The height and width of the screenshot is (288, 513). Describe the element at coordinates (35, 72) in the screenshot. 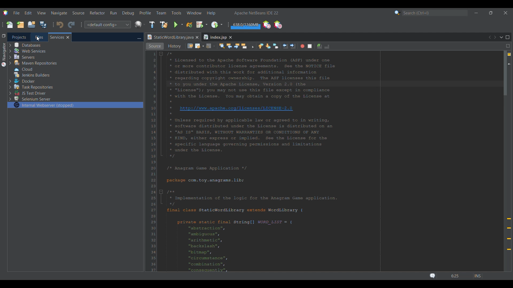

I see `File and folder options under services` at that location.